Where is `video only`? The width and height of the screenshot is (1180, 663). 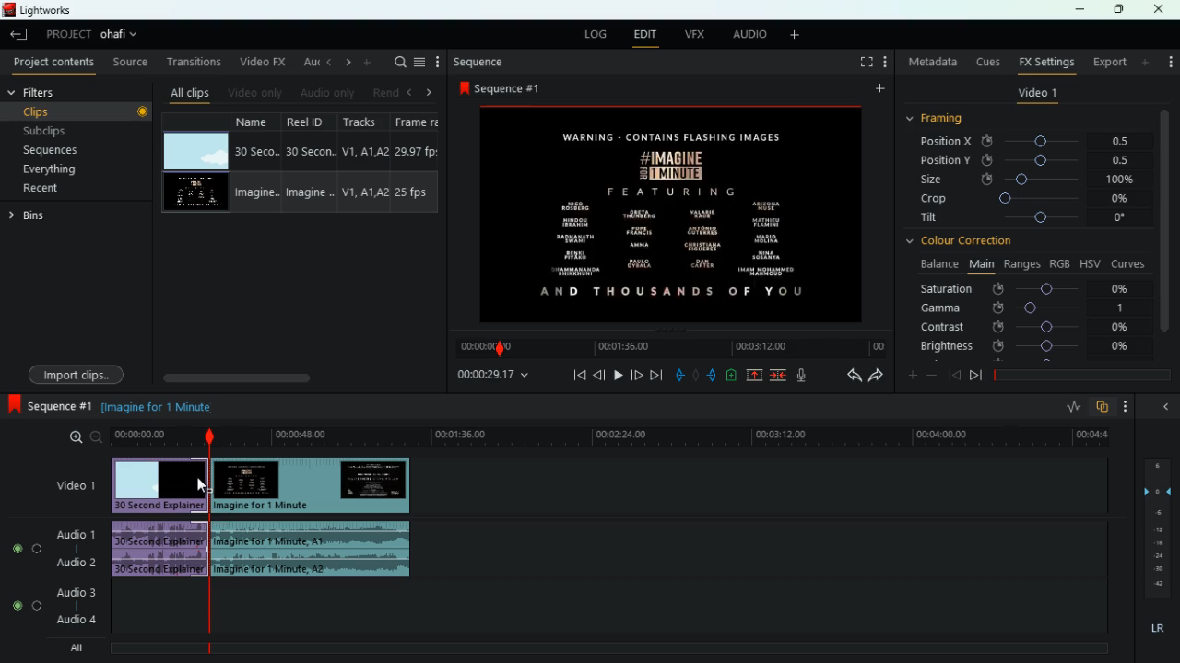 video only is located at coordinates (255, 92).